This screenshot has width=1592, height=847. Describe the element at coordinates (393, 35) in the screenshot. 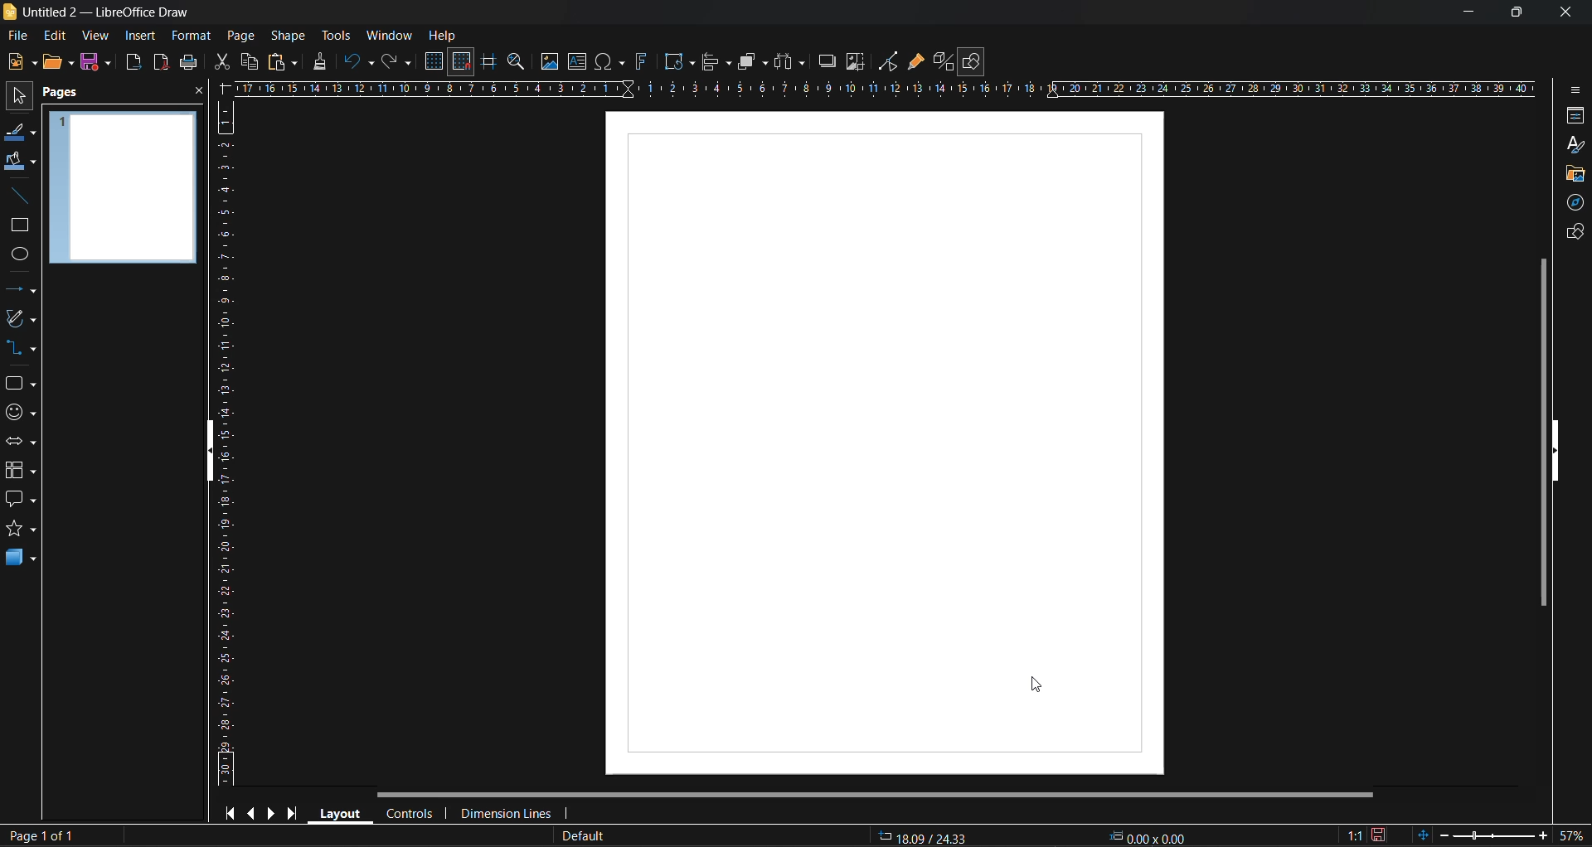

I see `window` at that location.